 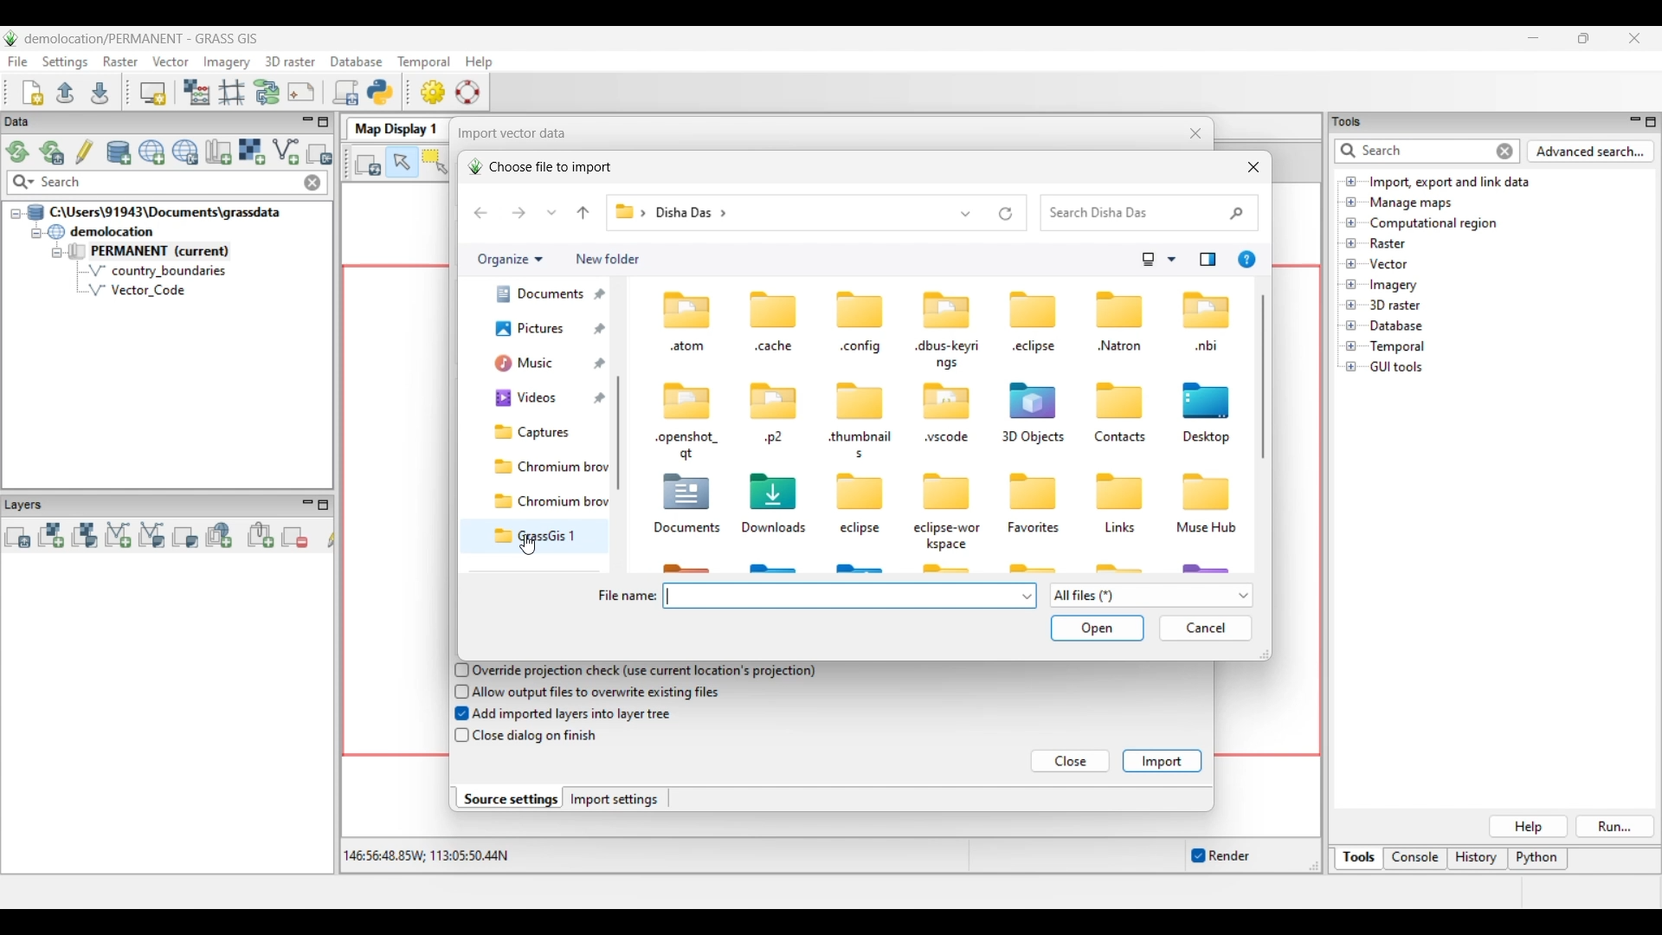 I want to click on Software logo, so click(x=11, y=38).